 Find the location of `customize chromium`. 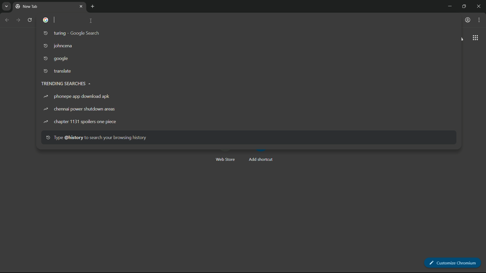

customize chromium is located at coordinates (455, 262).